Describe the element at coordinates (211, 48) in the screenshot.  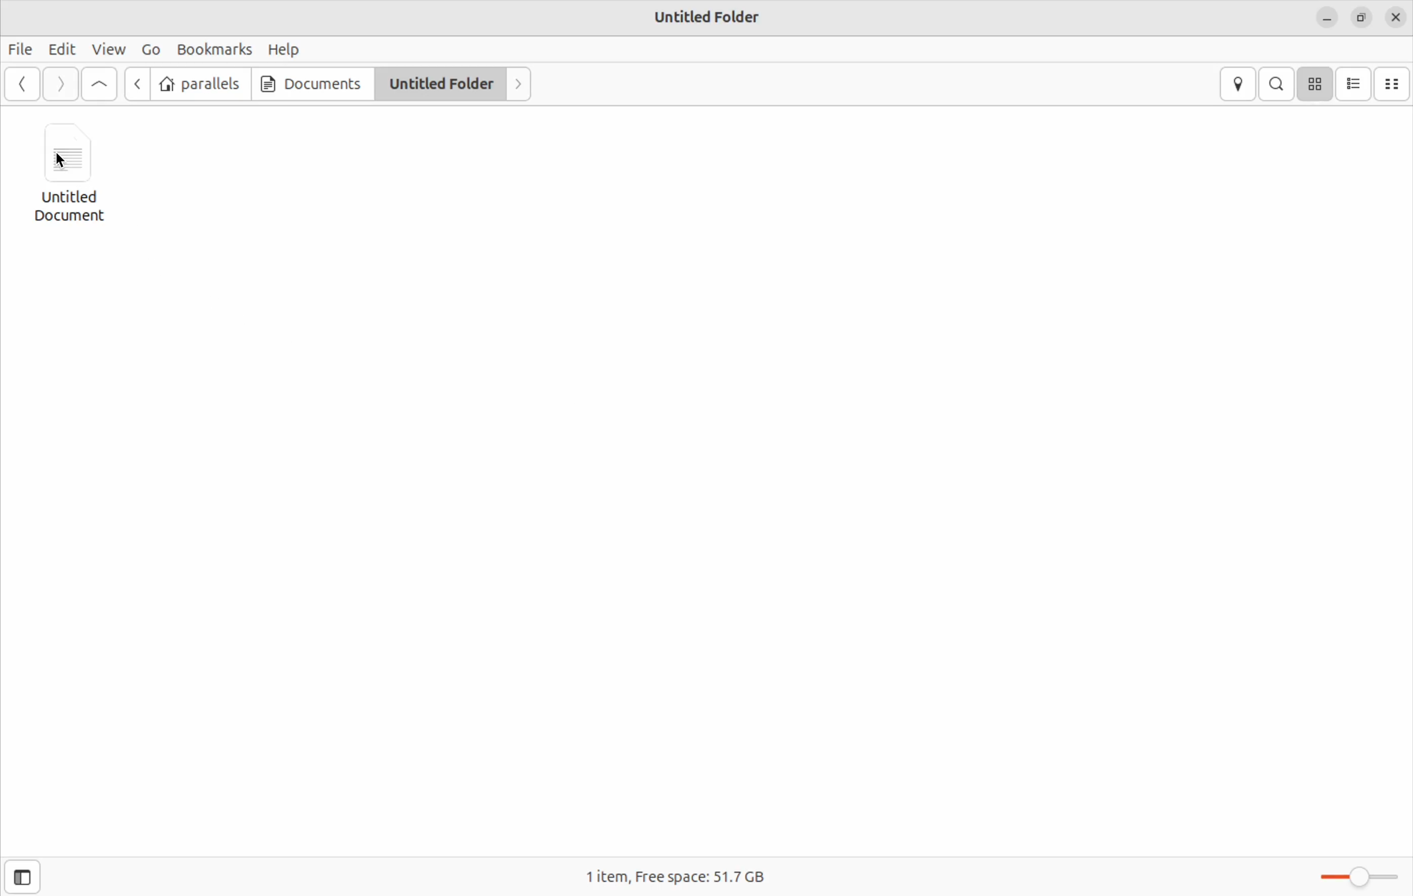
I see `Bookmarks` at that location.